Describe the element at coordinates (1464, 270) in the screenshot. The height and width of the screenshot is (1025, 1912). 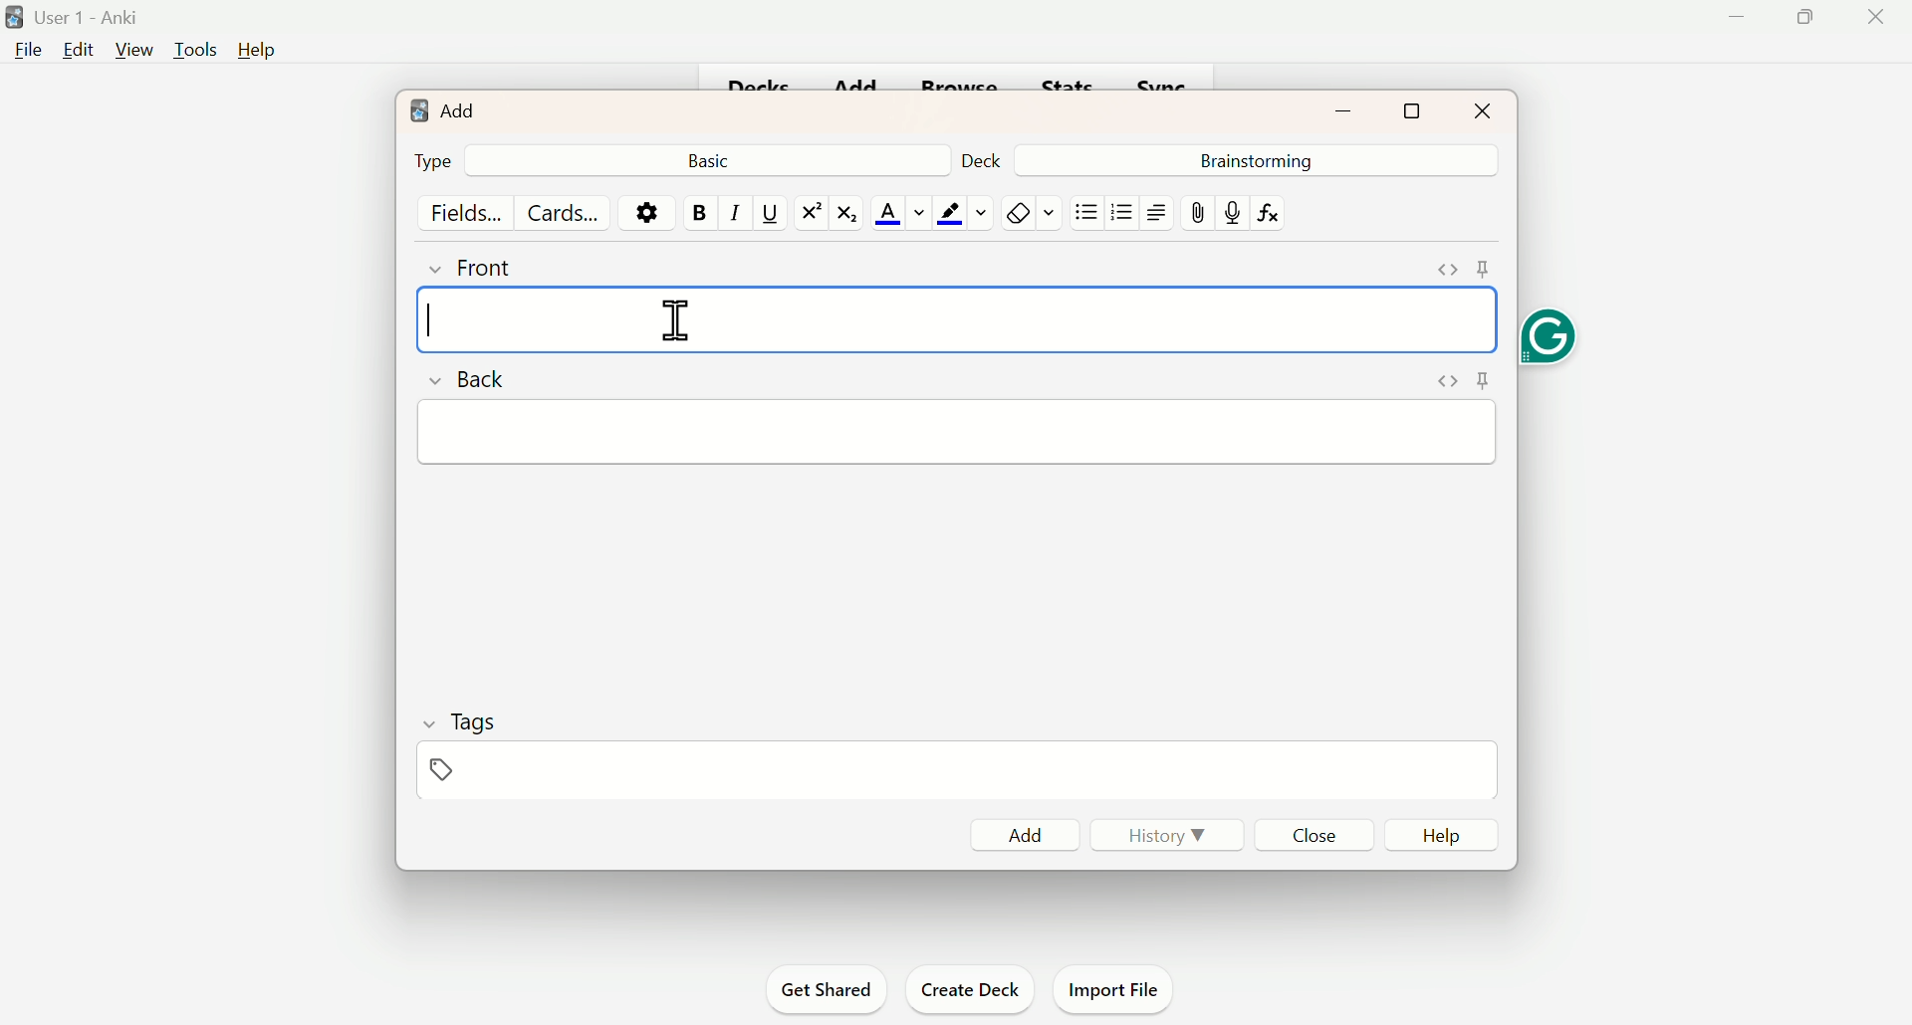
I see `Pins` at that location.